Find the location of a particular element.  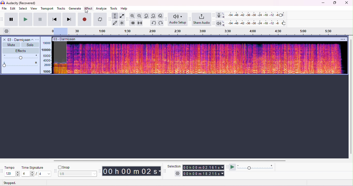

previous is located at coordinates (55, 19).